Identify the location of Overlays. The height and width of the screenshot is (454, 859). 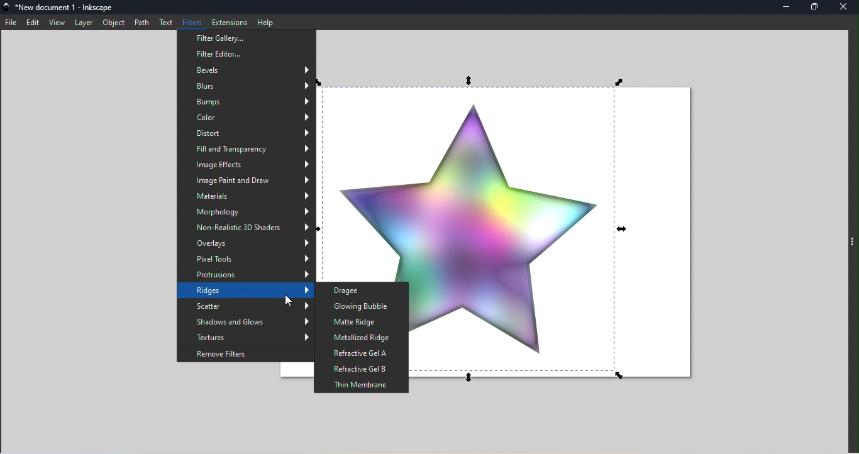
(246, 244).